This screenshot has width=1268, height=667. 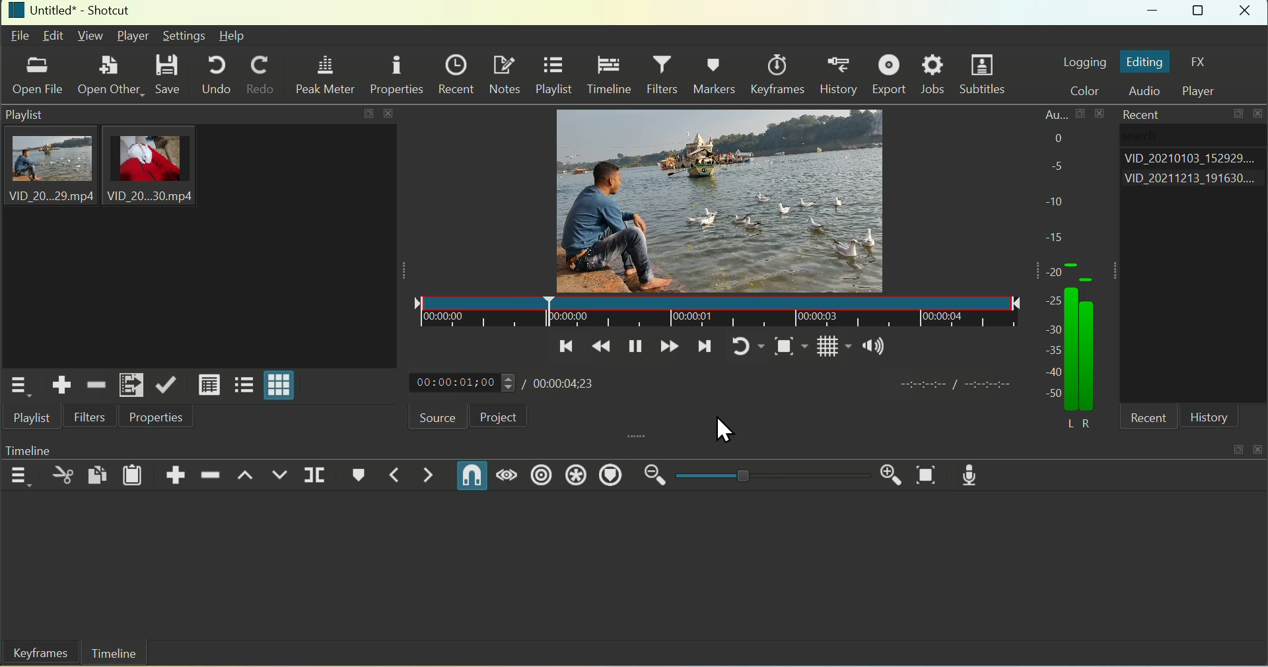 What do you see at coordinates (246, 477) in the screenshot?
I see `Lift` at bounding box center [246, 477].